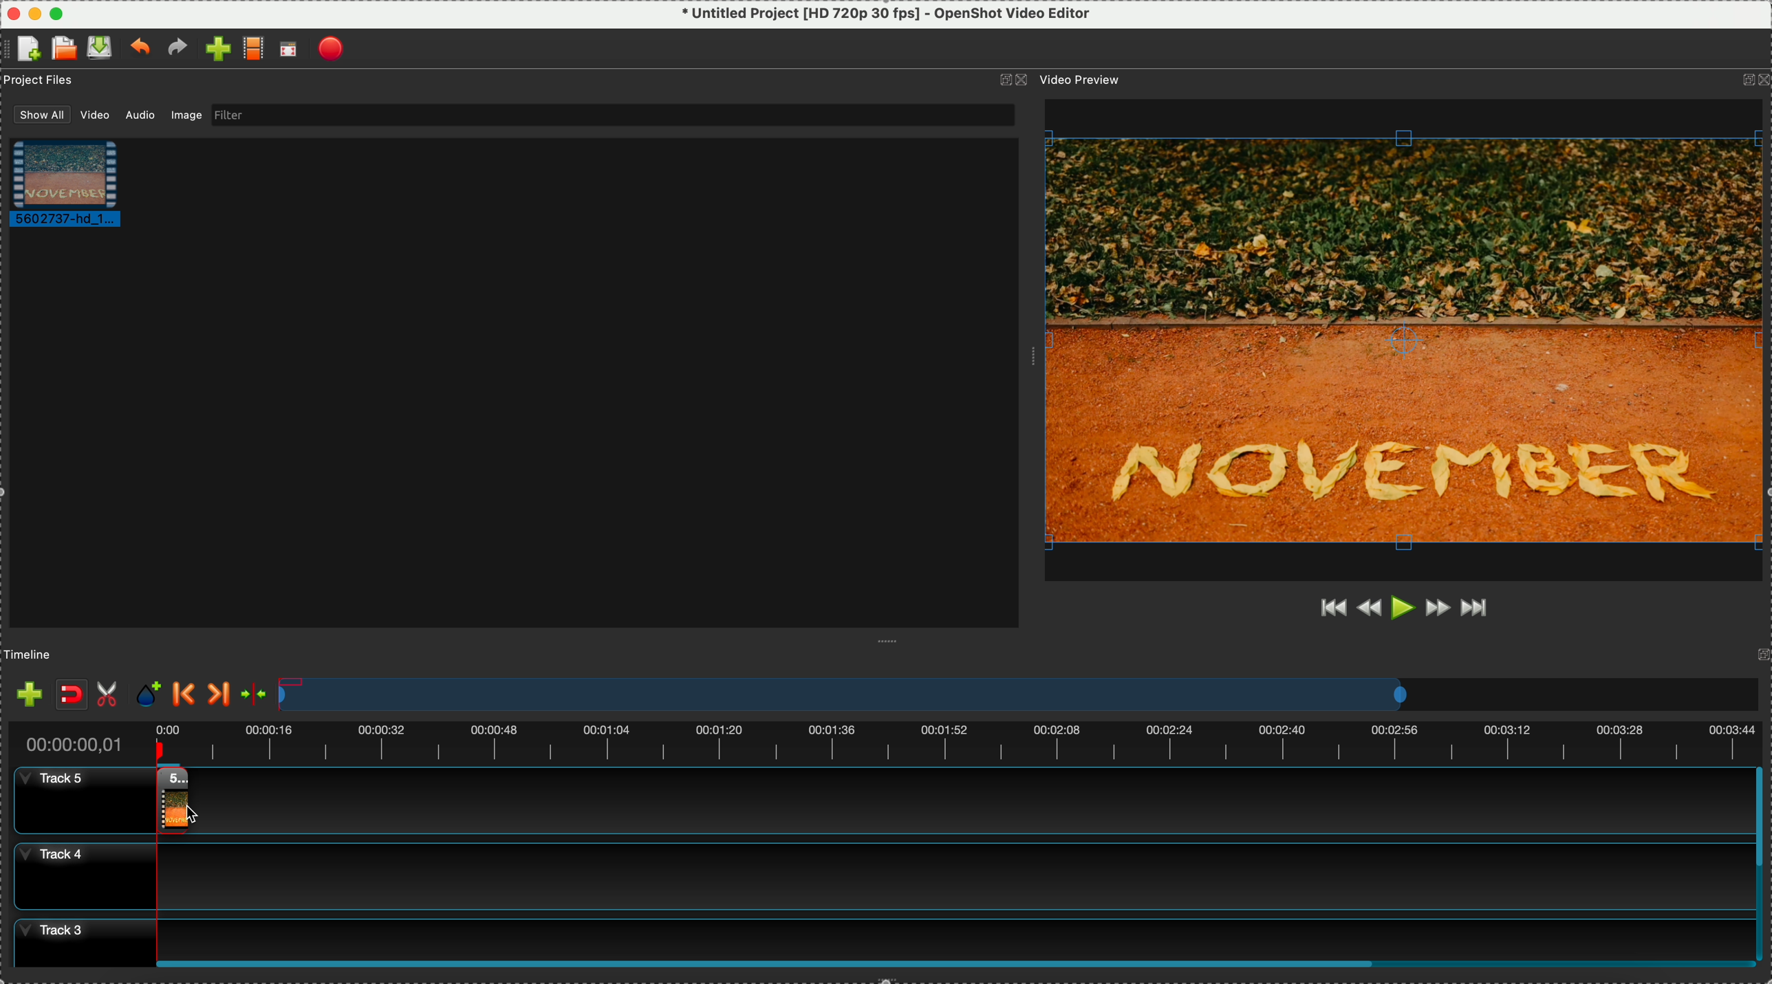 The height and width of the screenshot is (984, 1772). I want to click on Window Expanding, so click(1028, 353).